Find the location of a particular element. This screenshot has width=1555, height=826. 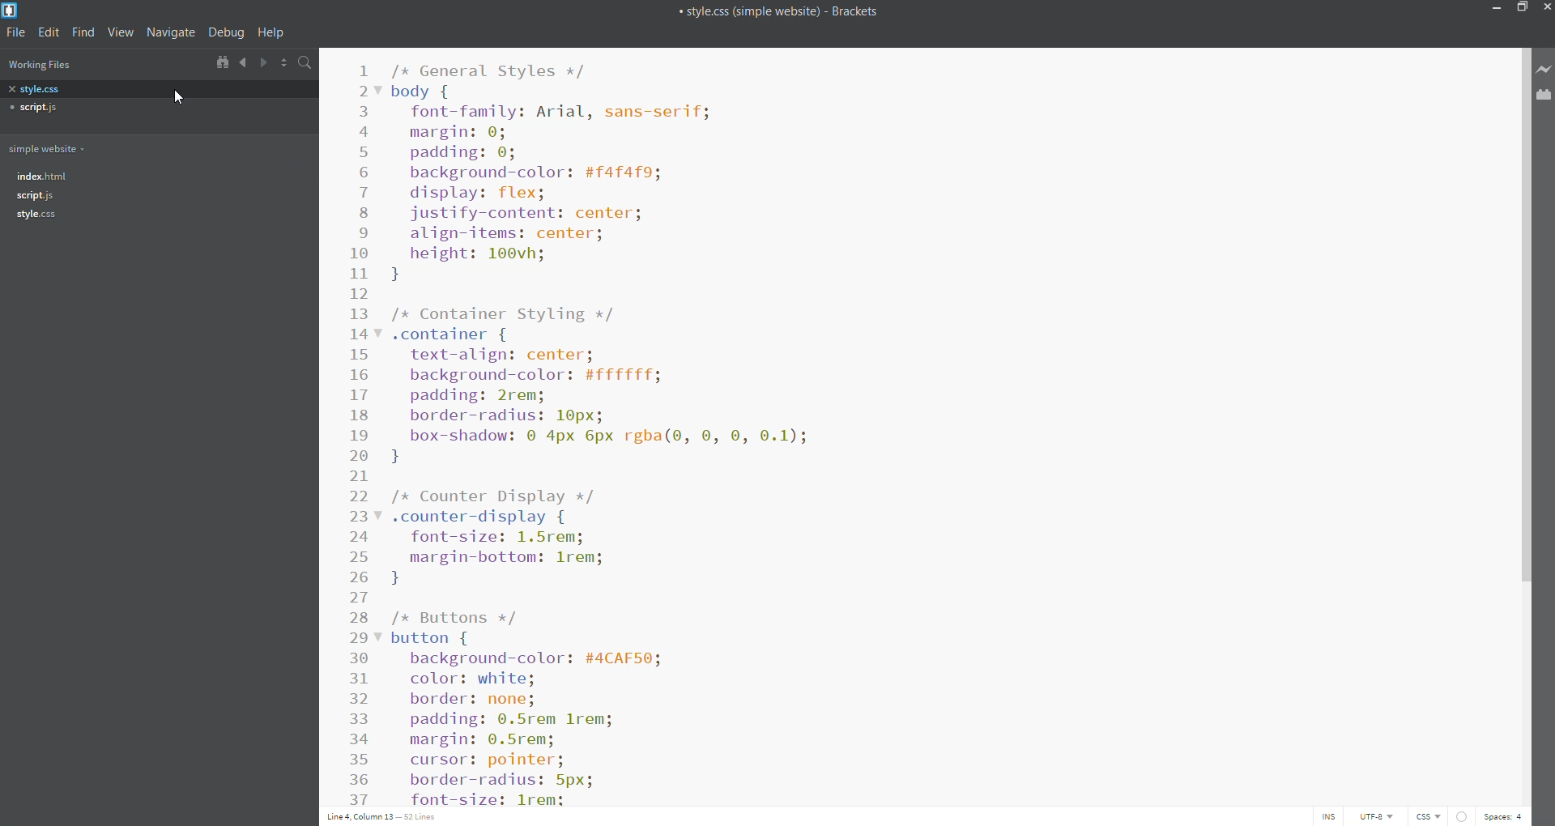

cursor is located at coordinates (181, 96).